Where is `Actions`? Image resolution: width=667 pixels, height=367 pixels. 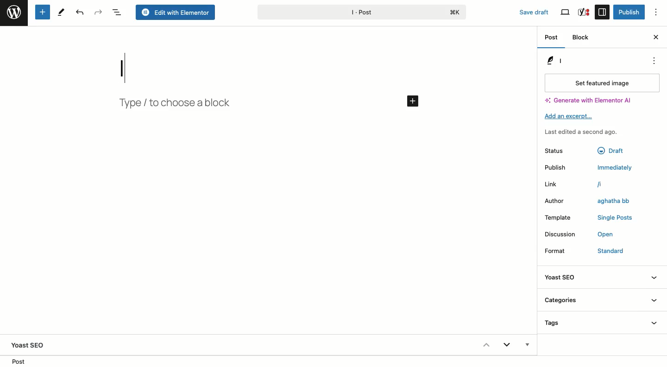 Actions is located at coordinates (652, 61).